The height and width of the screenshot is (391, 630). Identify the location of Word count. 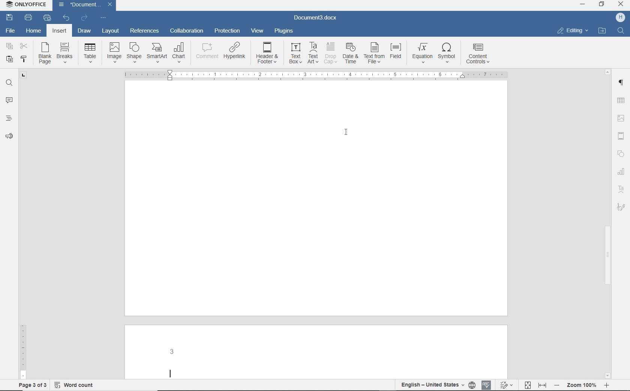
(75, 384).